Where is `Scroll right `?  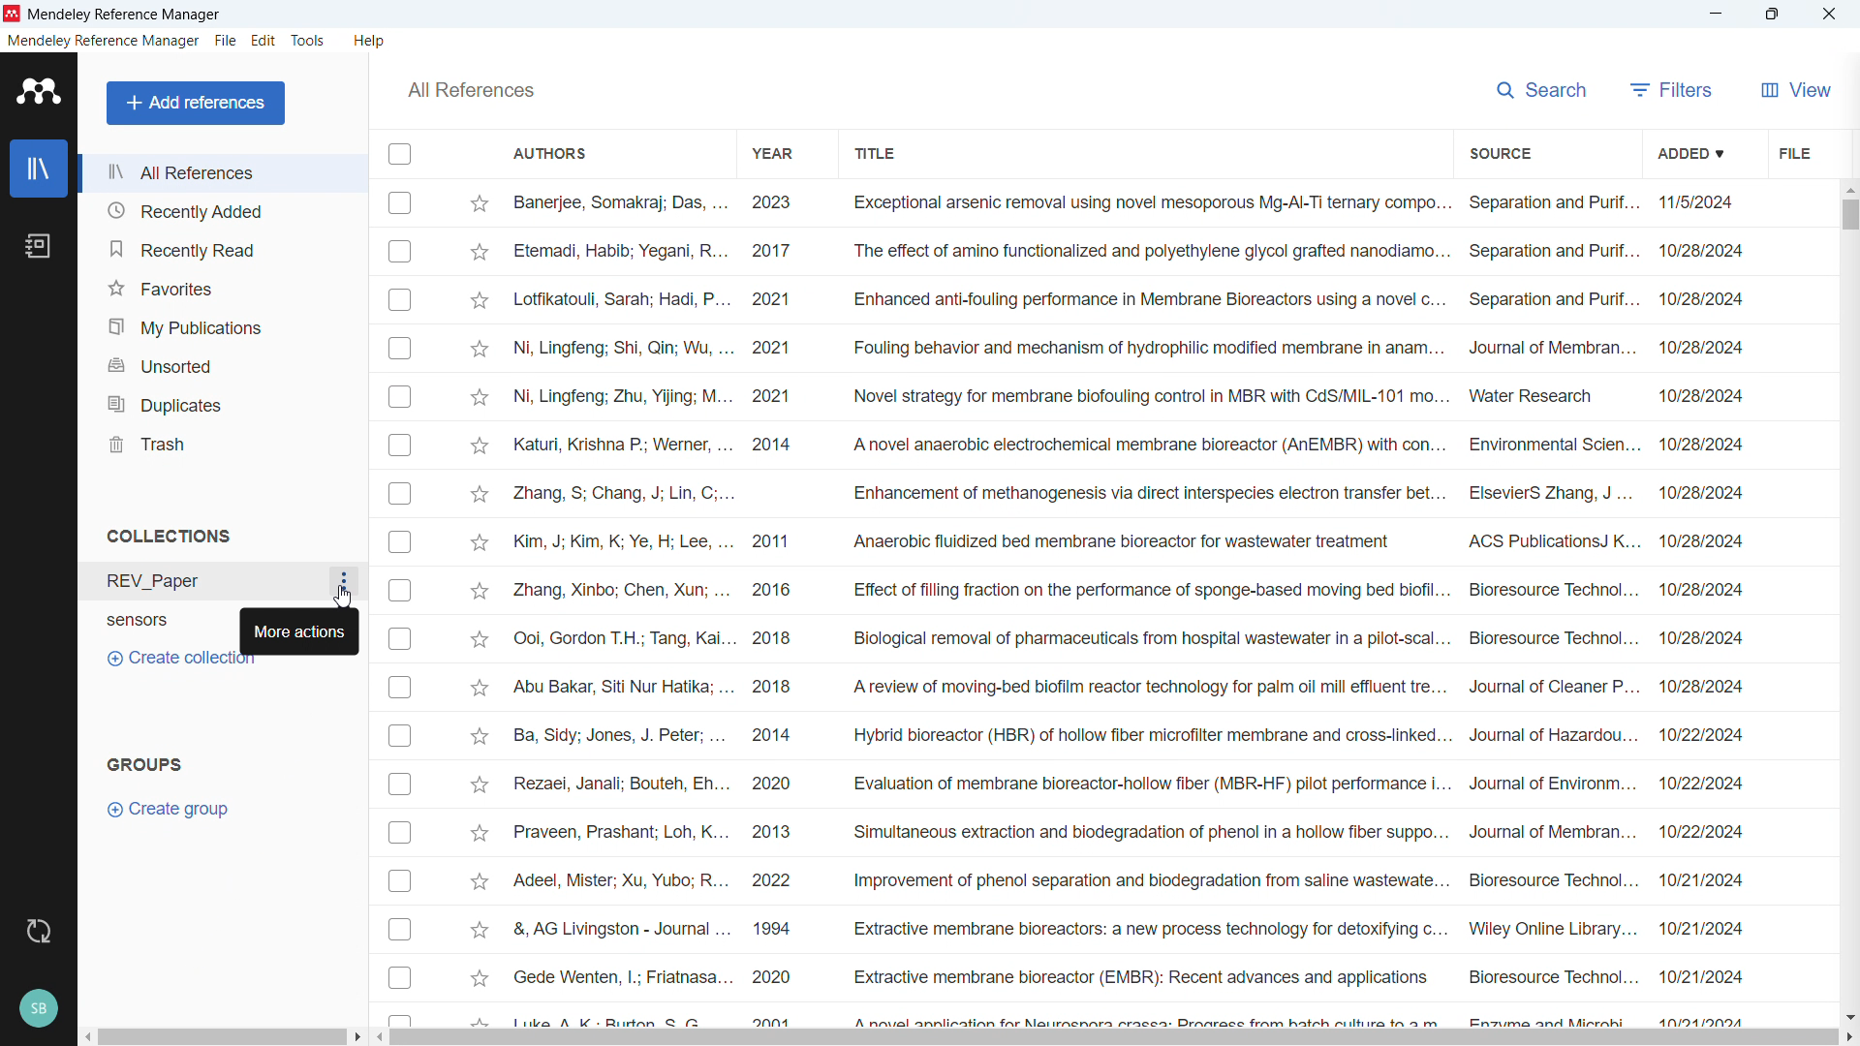
Scroll right  is located at coordinates (1848, 1037).